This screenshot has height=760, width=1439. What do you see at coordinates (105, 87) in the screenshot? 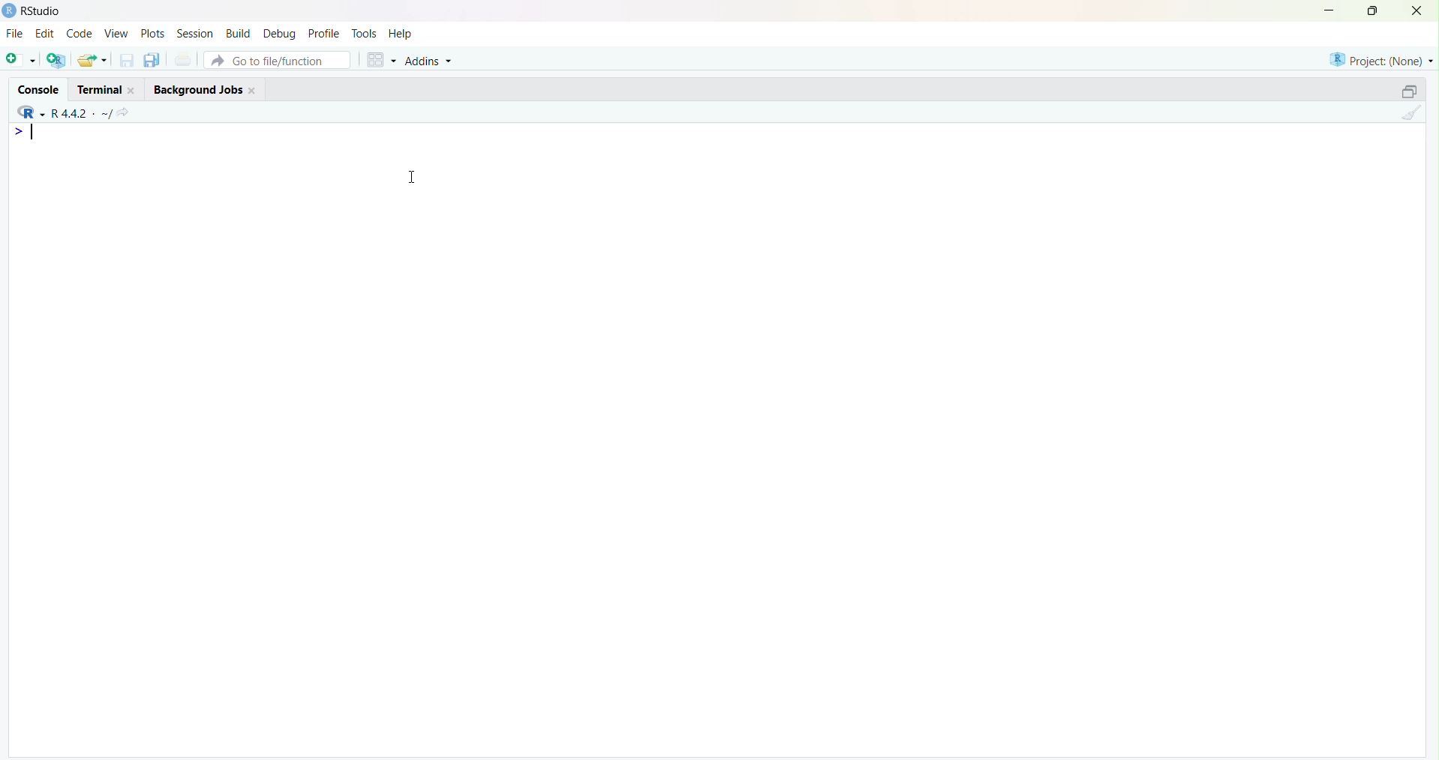
I see `Terminal` at bounding box center [105, 87].